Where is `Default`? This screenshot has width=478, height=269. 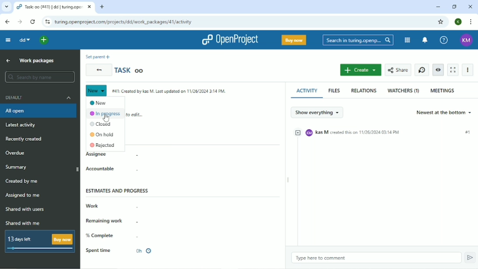
Default is located at coordinates (38, 98).